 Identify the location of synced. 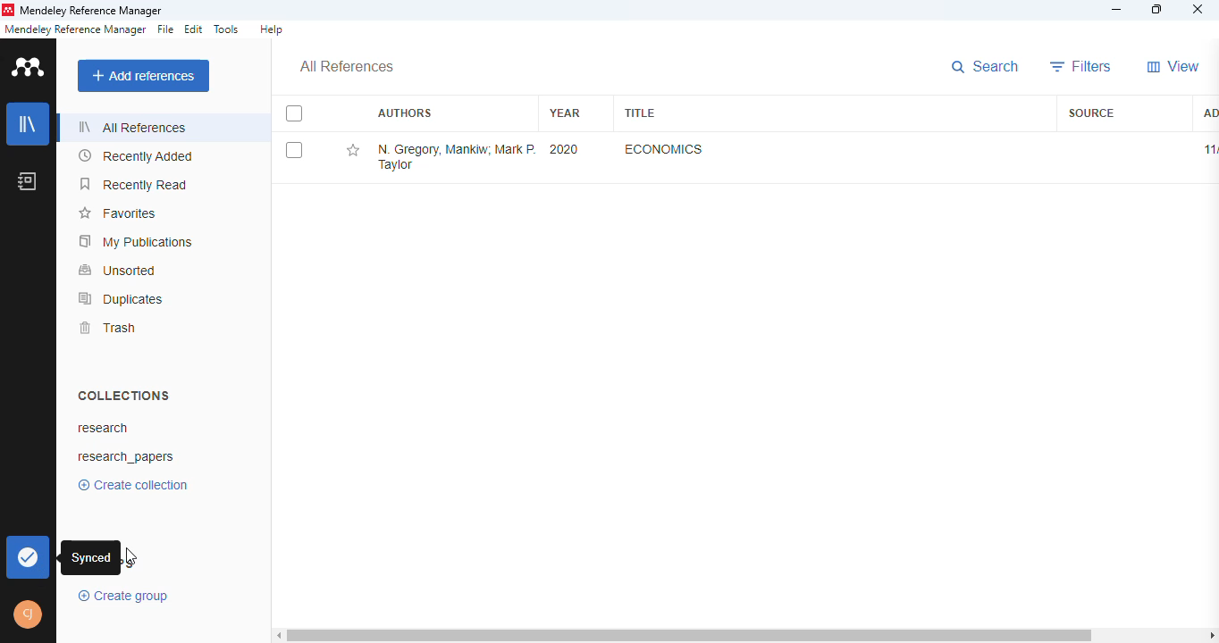
(29, 558).